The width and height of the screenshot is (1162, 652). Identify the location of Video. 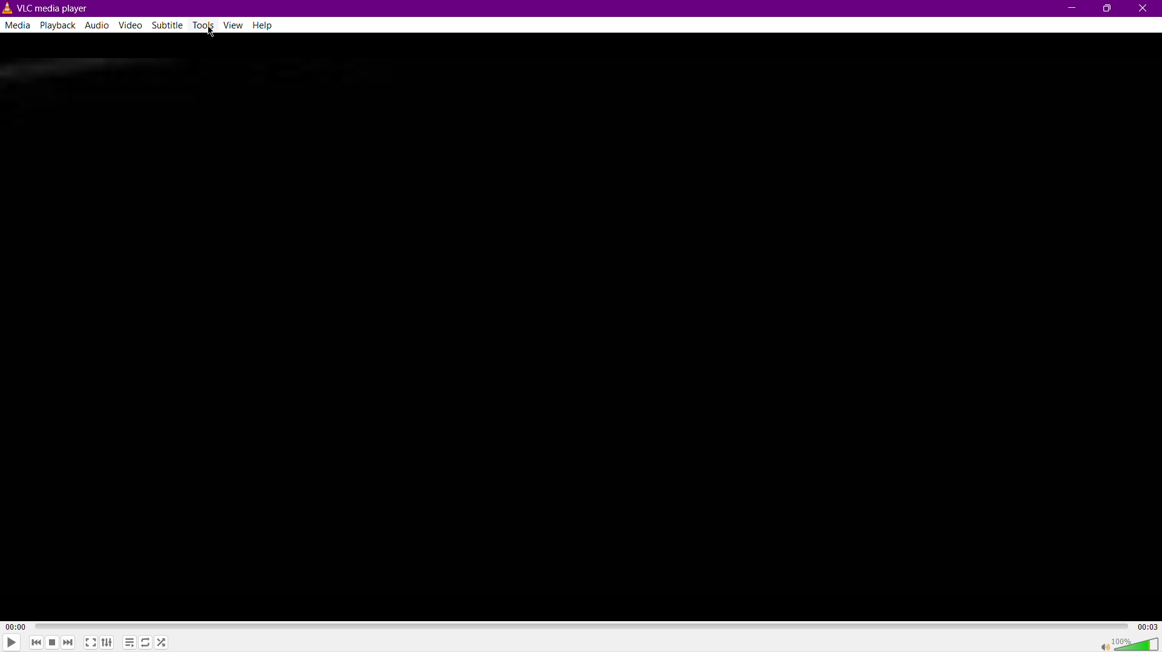
(132, 27).